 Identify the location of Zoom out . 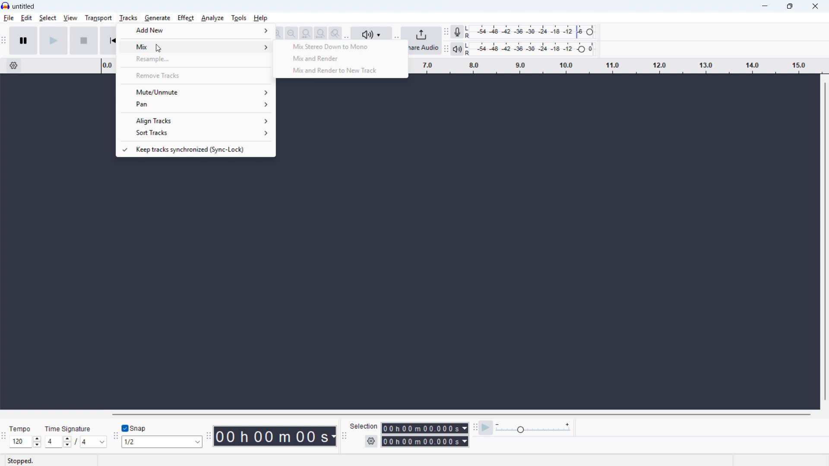
(277, 33).